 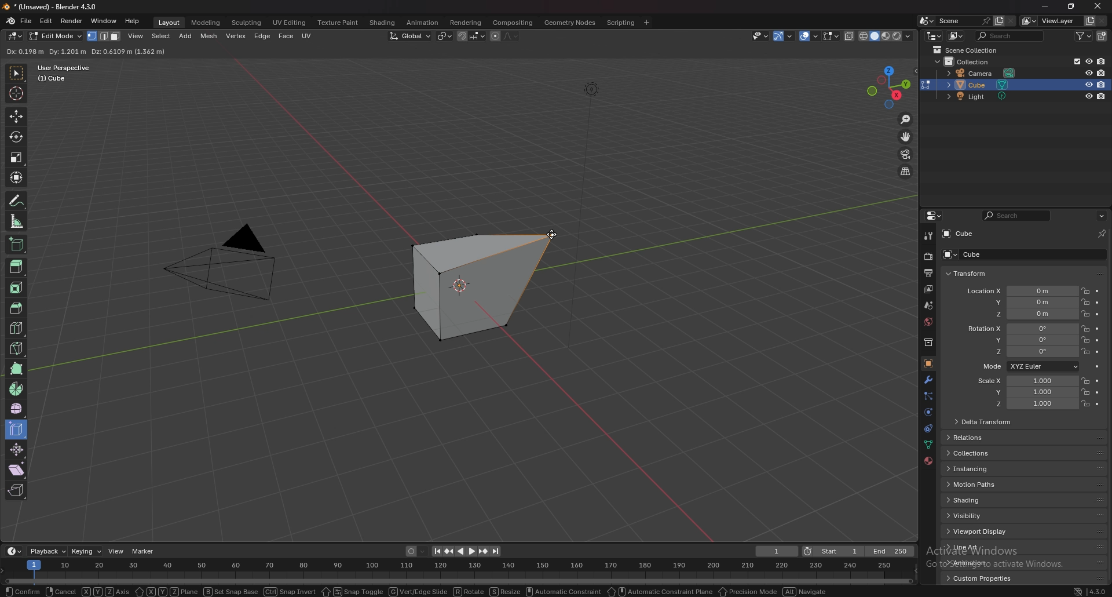 I want to click on shading, so click(x=973, y=500).